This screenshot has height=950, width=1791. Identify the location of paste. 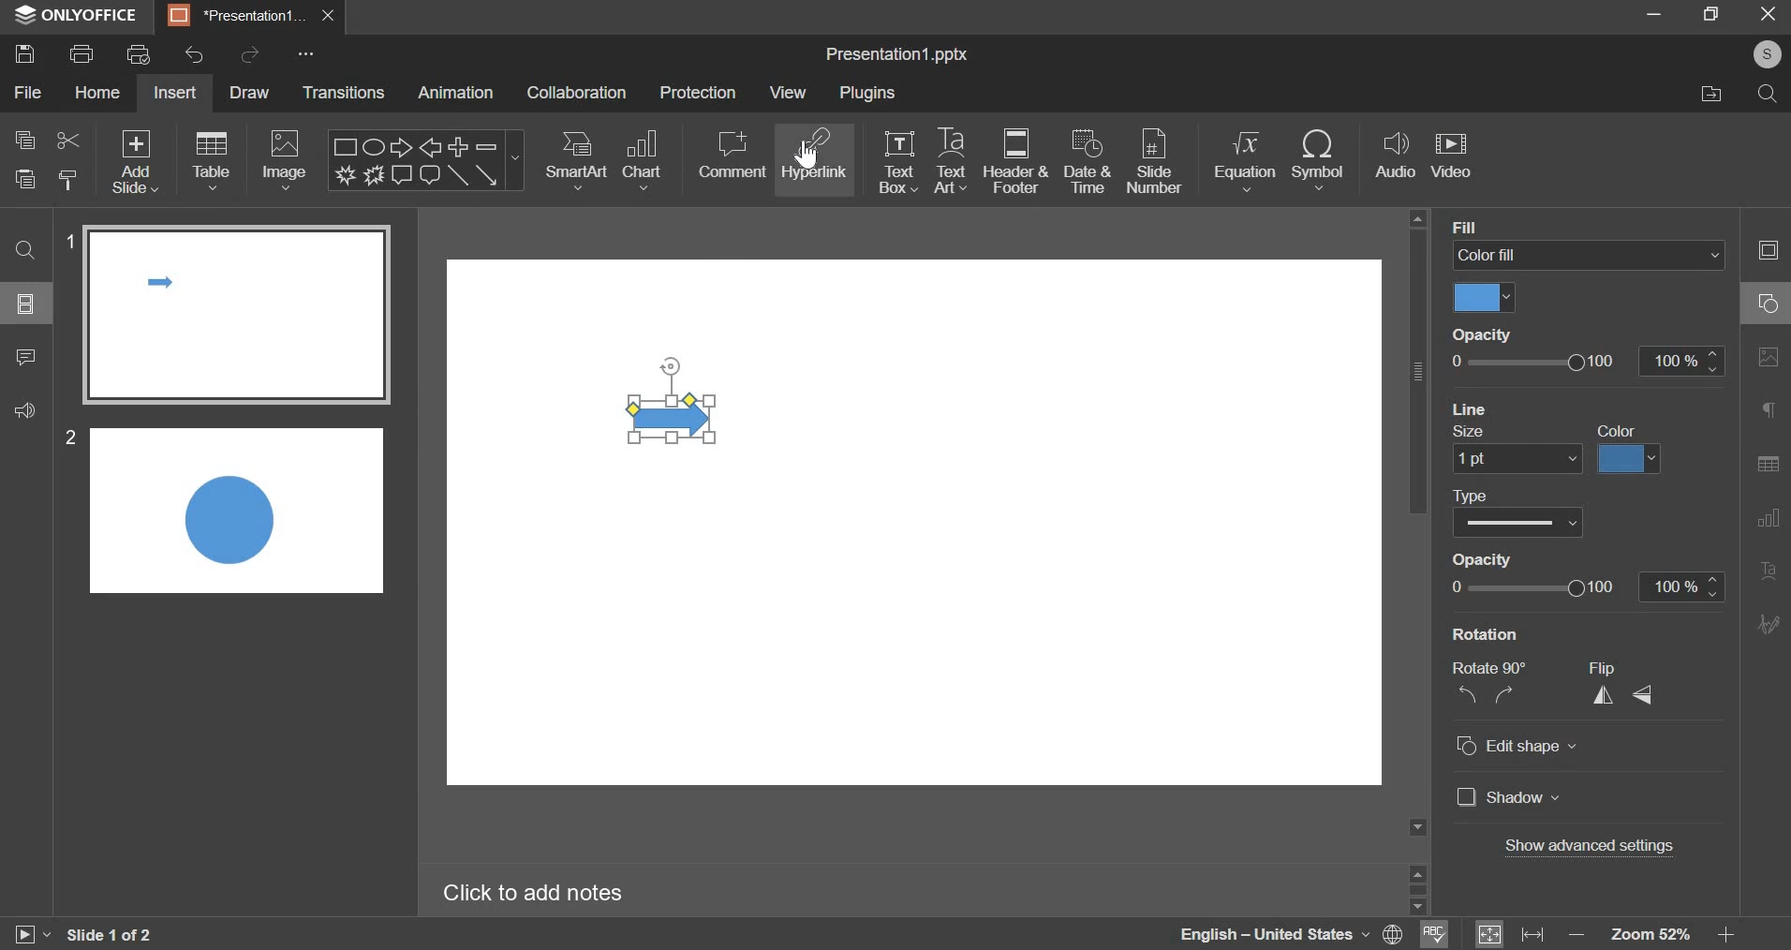
(26, 178).